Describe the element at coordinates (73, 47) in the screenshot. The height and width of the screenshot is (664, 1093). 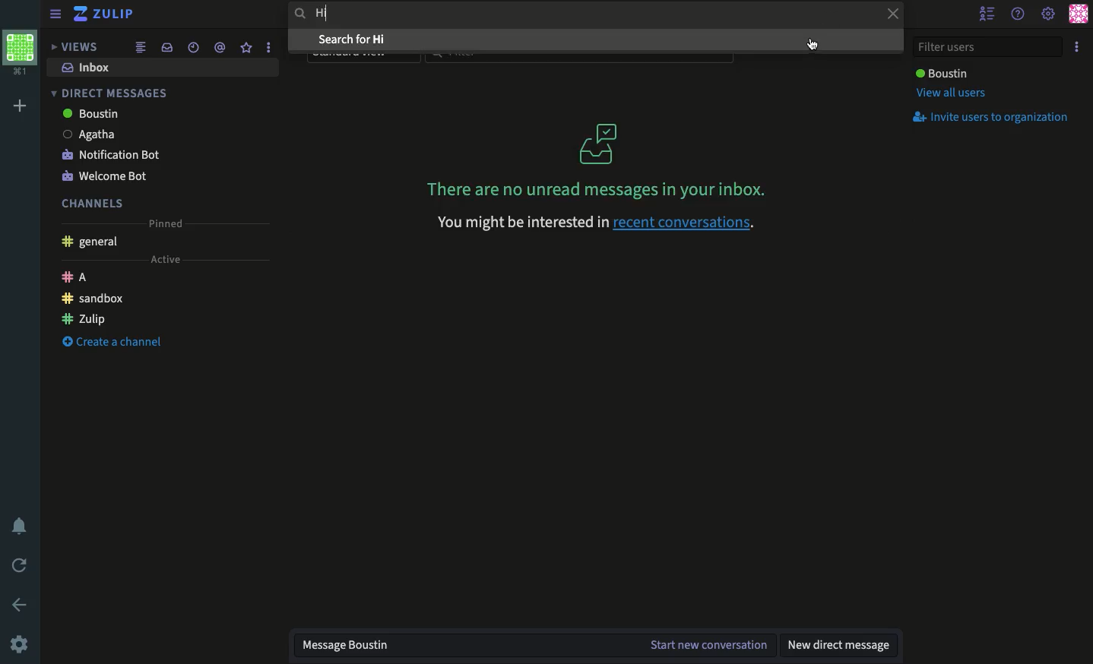
I see `Views` at that location.